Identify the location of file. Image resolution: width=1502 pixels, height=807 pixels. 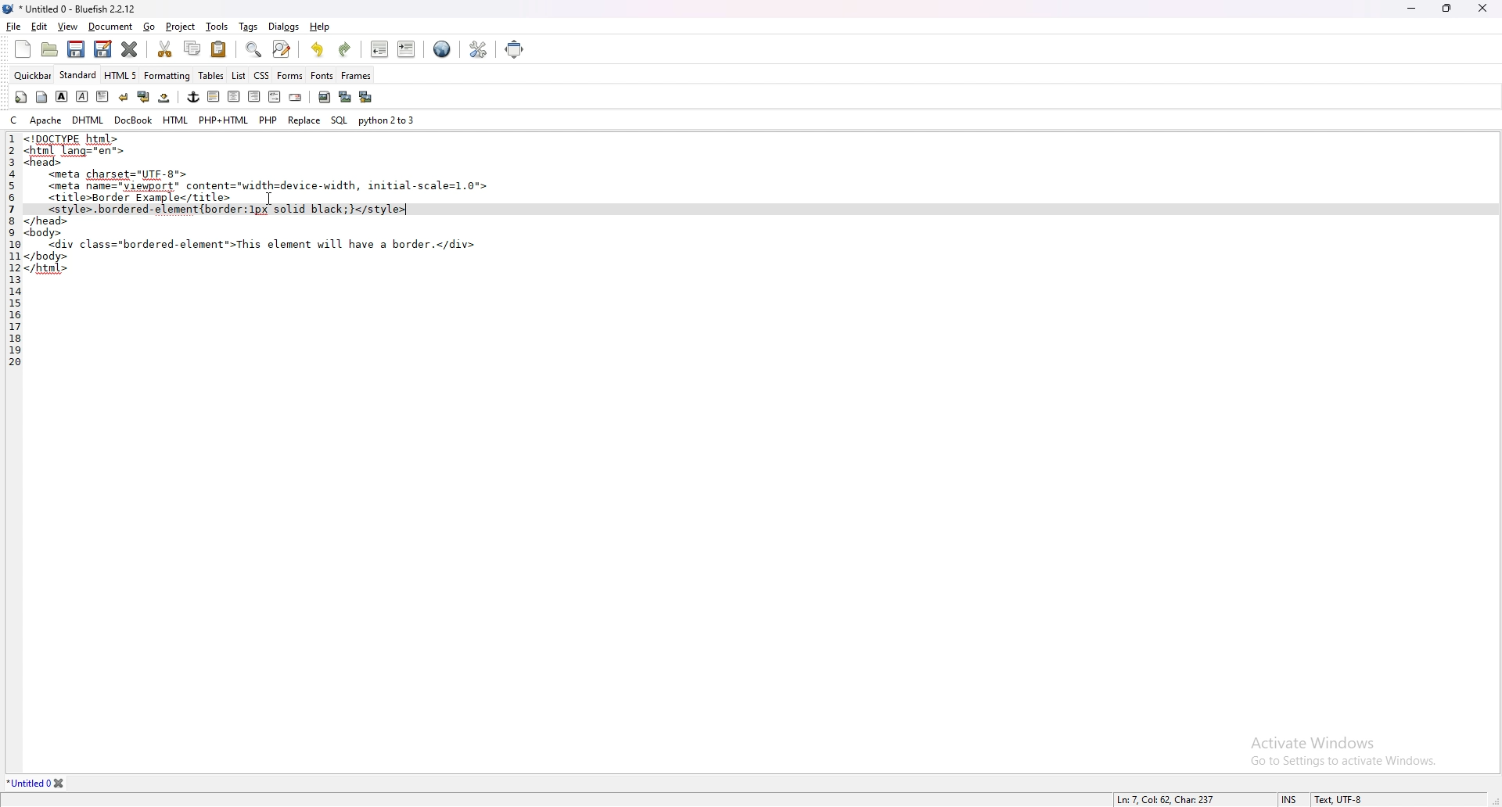
(13, 27).